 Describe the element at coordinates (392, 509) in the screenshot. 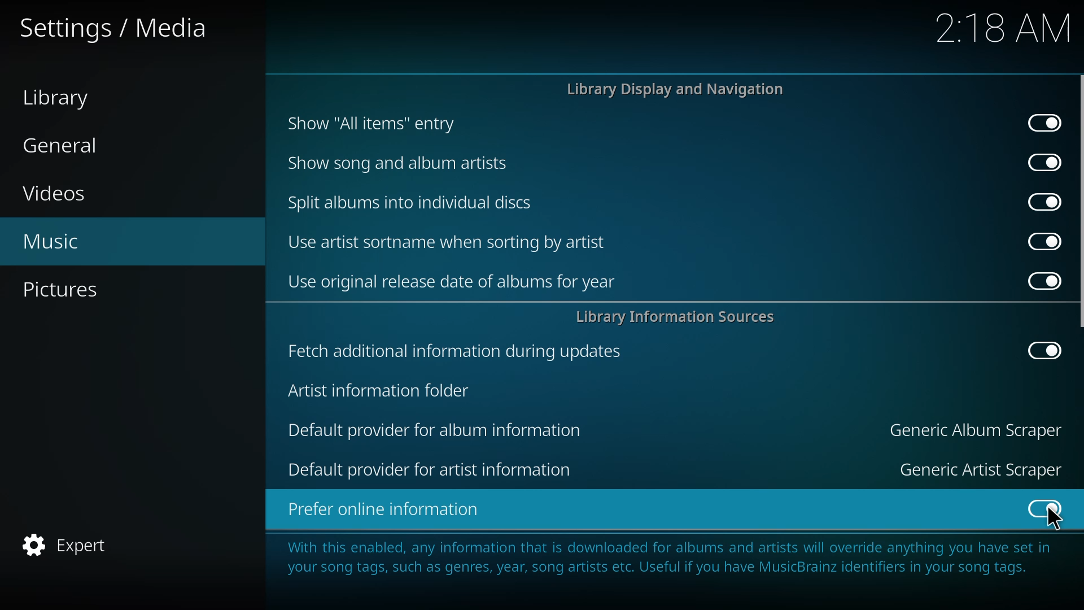

I see `prefer online information` at that location.